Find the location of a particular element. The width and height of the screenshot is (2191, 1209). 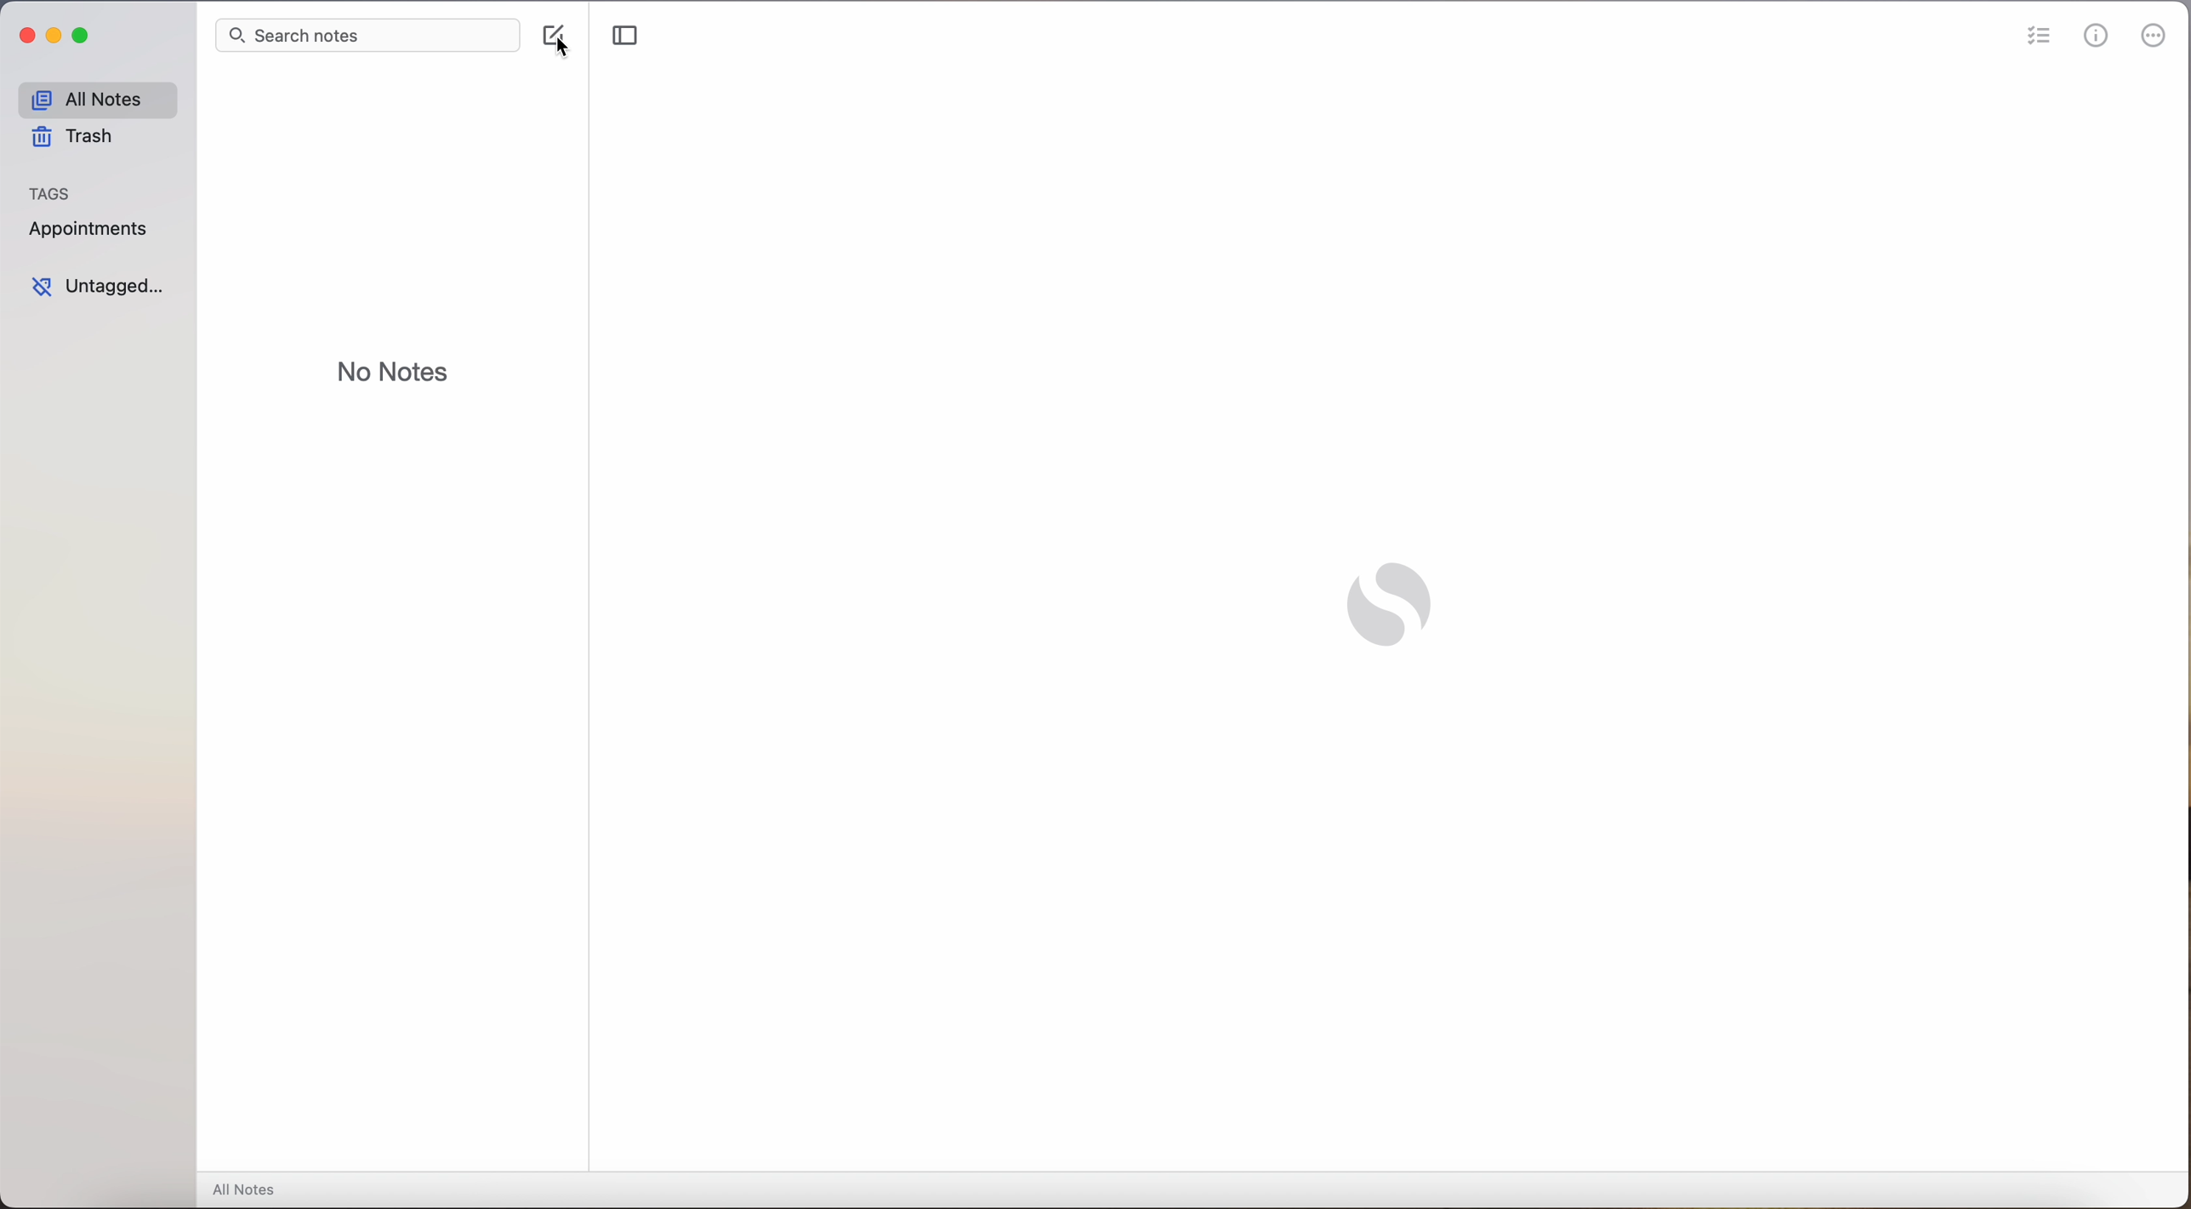

no notes is located at coordinates (393, 369).